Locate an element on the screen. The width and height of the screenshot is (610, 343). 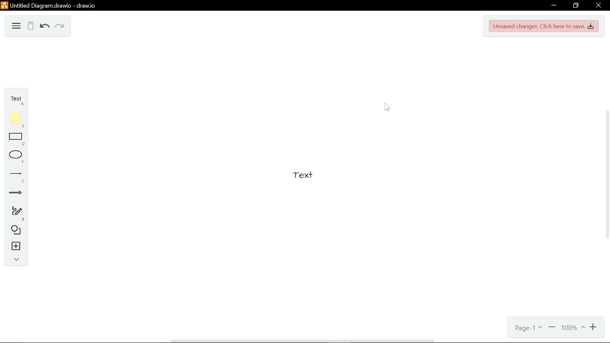
Zoom in is located at coordinates (594, 327).